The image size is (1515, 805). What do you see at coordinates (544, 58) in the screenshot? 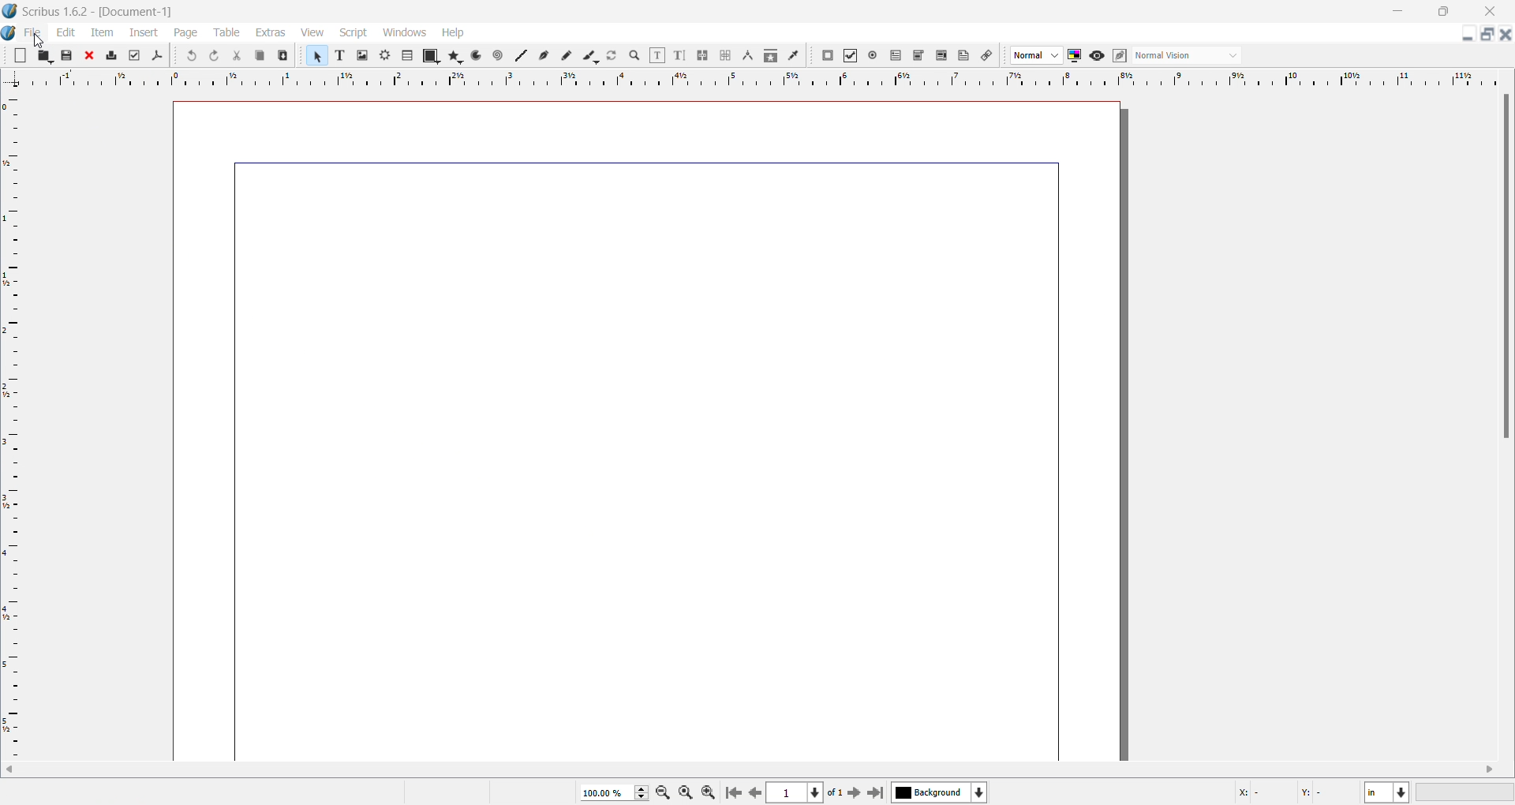
I see `icon` at bounding box center [544, 58].